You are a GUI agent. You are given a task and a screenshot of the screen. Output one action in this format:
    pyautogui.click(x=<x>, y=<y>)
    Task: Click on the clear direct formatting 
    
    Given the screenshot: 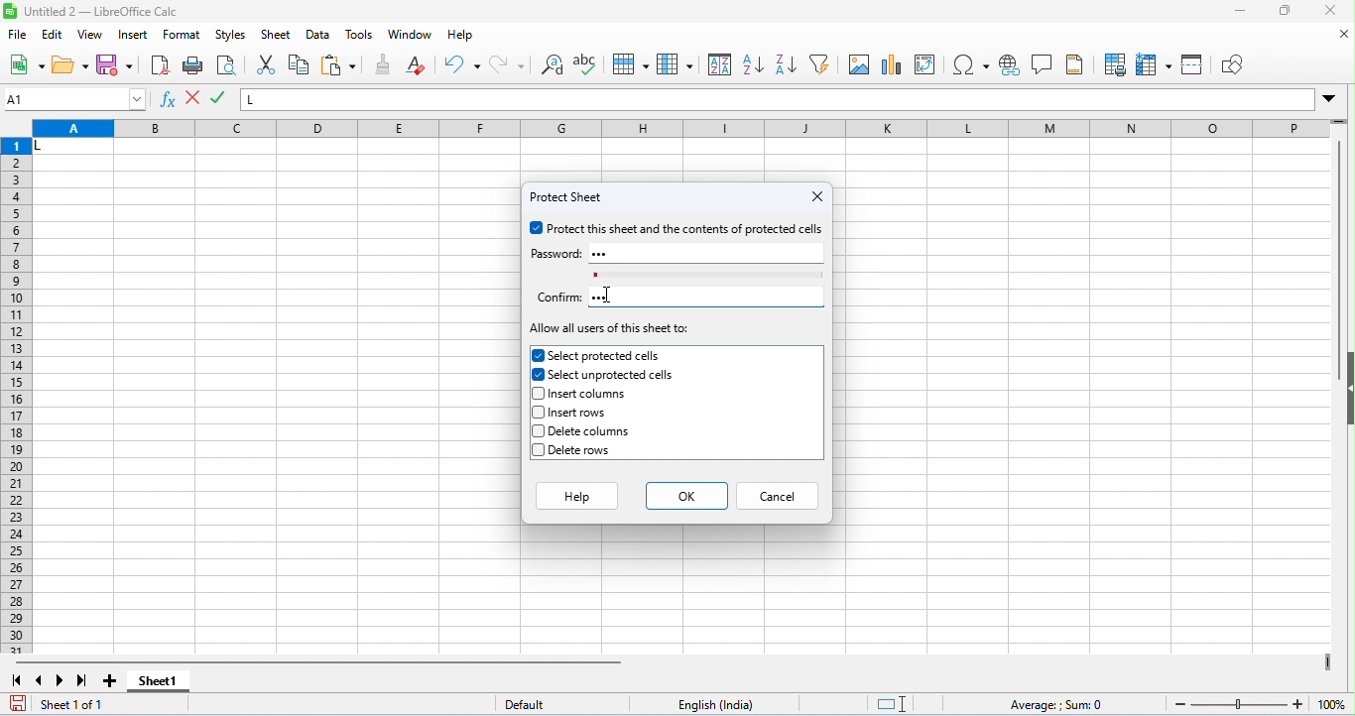 What is the action you would take?
    pyautogui.click(x=416, y=64)
    